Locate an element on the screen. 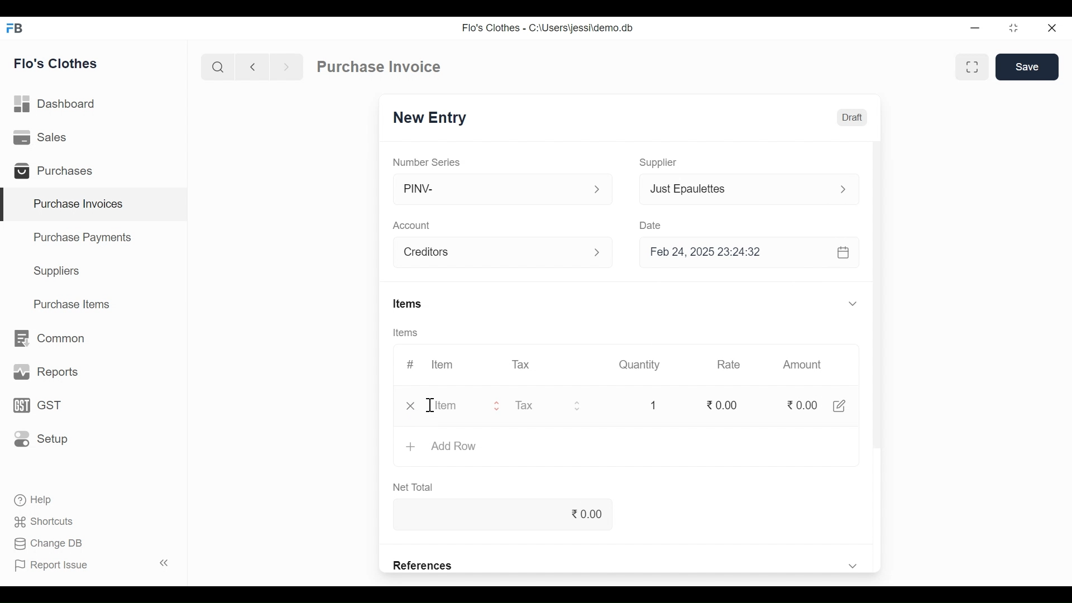 Image resolution: width=1072 pixels, height=603 pixels. Purchase Invoice is located at coordinates (379, 66).